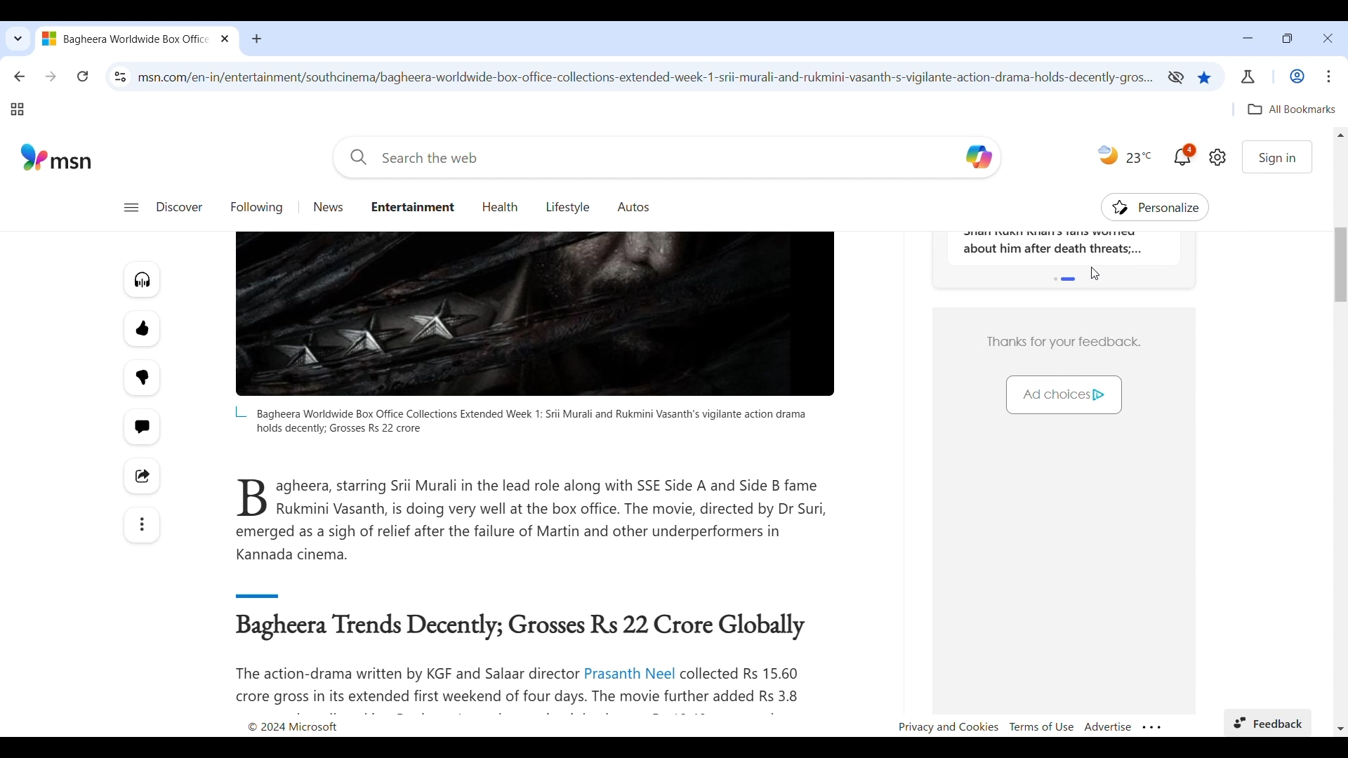 This screenshot has width=1348, height=758. Describe the element at coordinates (979, 158) in the screenshot. I see `copilot logo` at that location.